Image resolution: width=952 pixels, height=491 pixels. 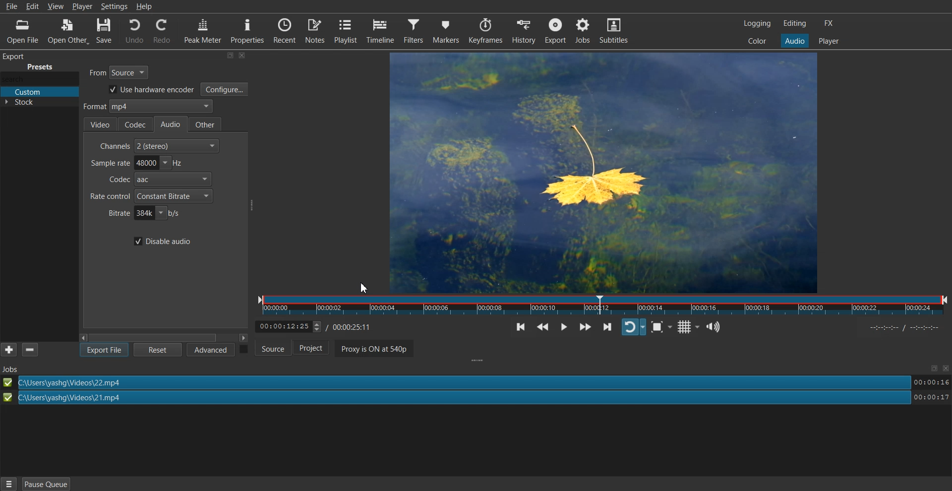 I want to click on Close, so click(x=243, y=56).